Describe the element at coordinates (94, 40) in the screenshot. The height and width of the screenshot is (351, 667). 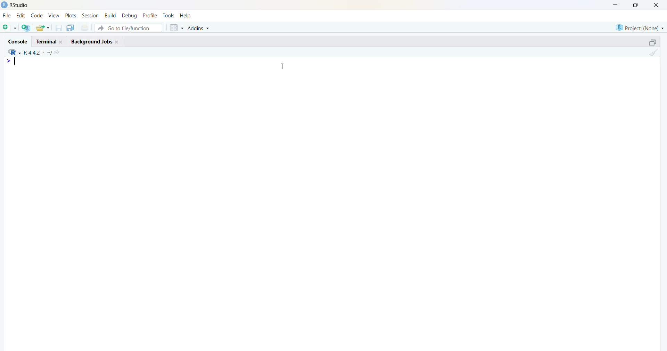
I see `Background Jobs` at that location.